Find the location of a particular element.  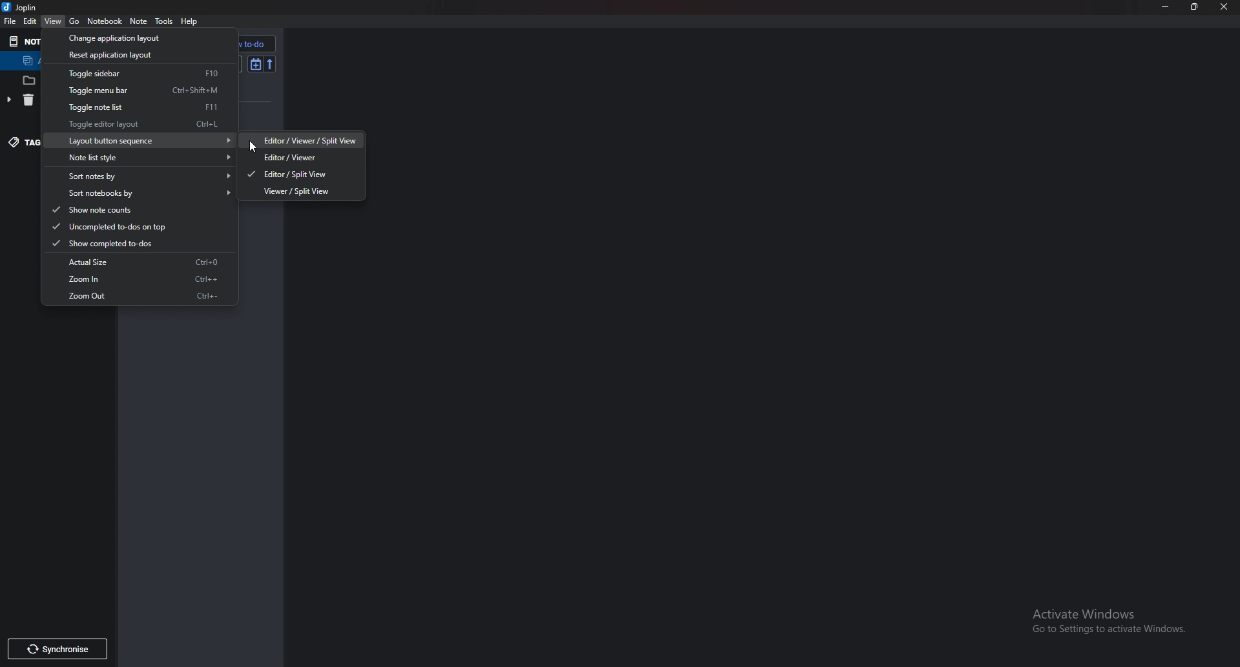

Change application layout is located at coordinates (136, 37).